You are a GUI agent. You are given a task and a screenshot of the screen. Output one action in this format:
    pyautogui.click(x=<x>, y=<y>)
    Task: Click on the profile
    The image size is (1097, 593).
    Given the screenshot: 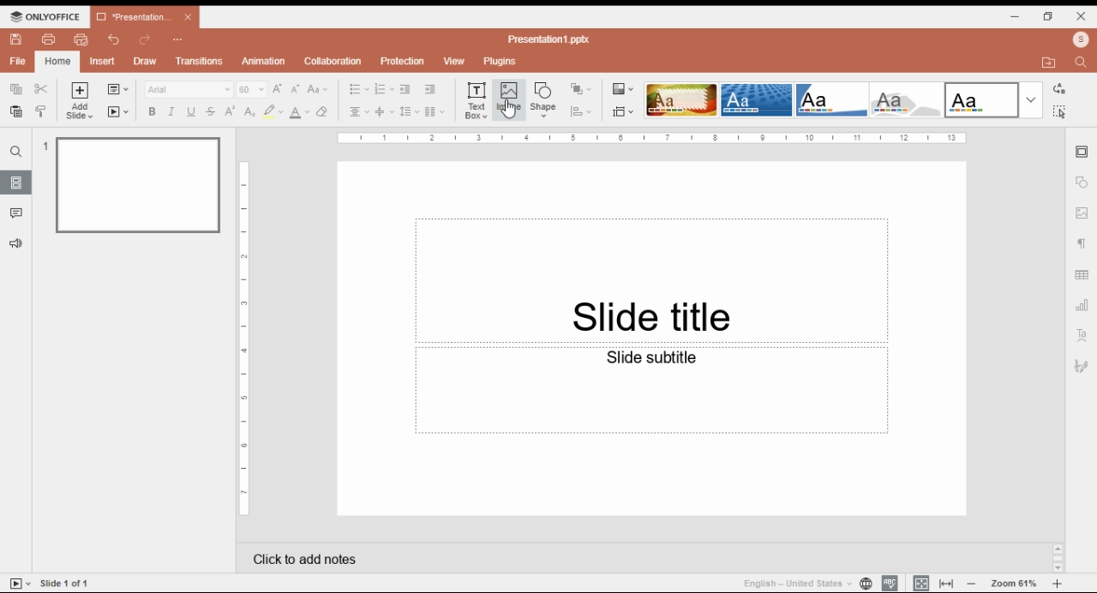 What is the action you would take?
    pyautogui.click(x=1081, y=41)
    